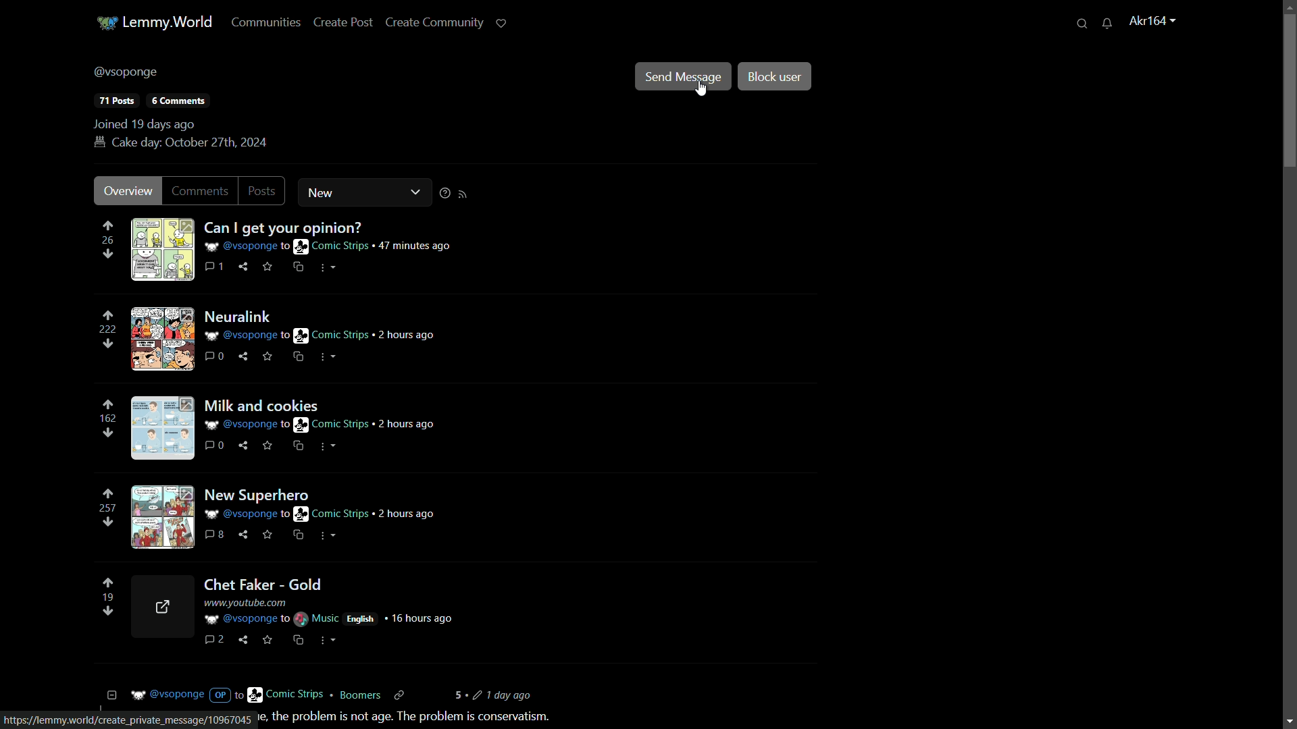 The image size is (1297, 729). Describe the element at coordinates (379, 611) in the screenshot. I see `post details` at that location.